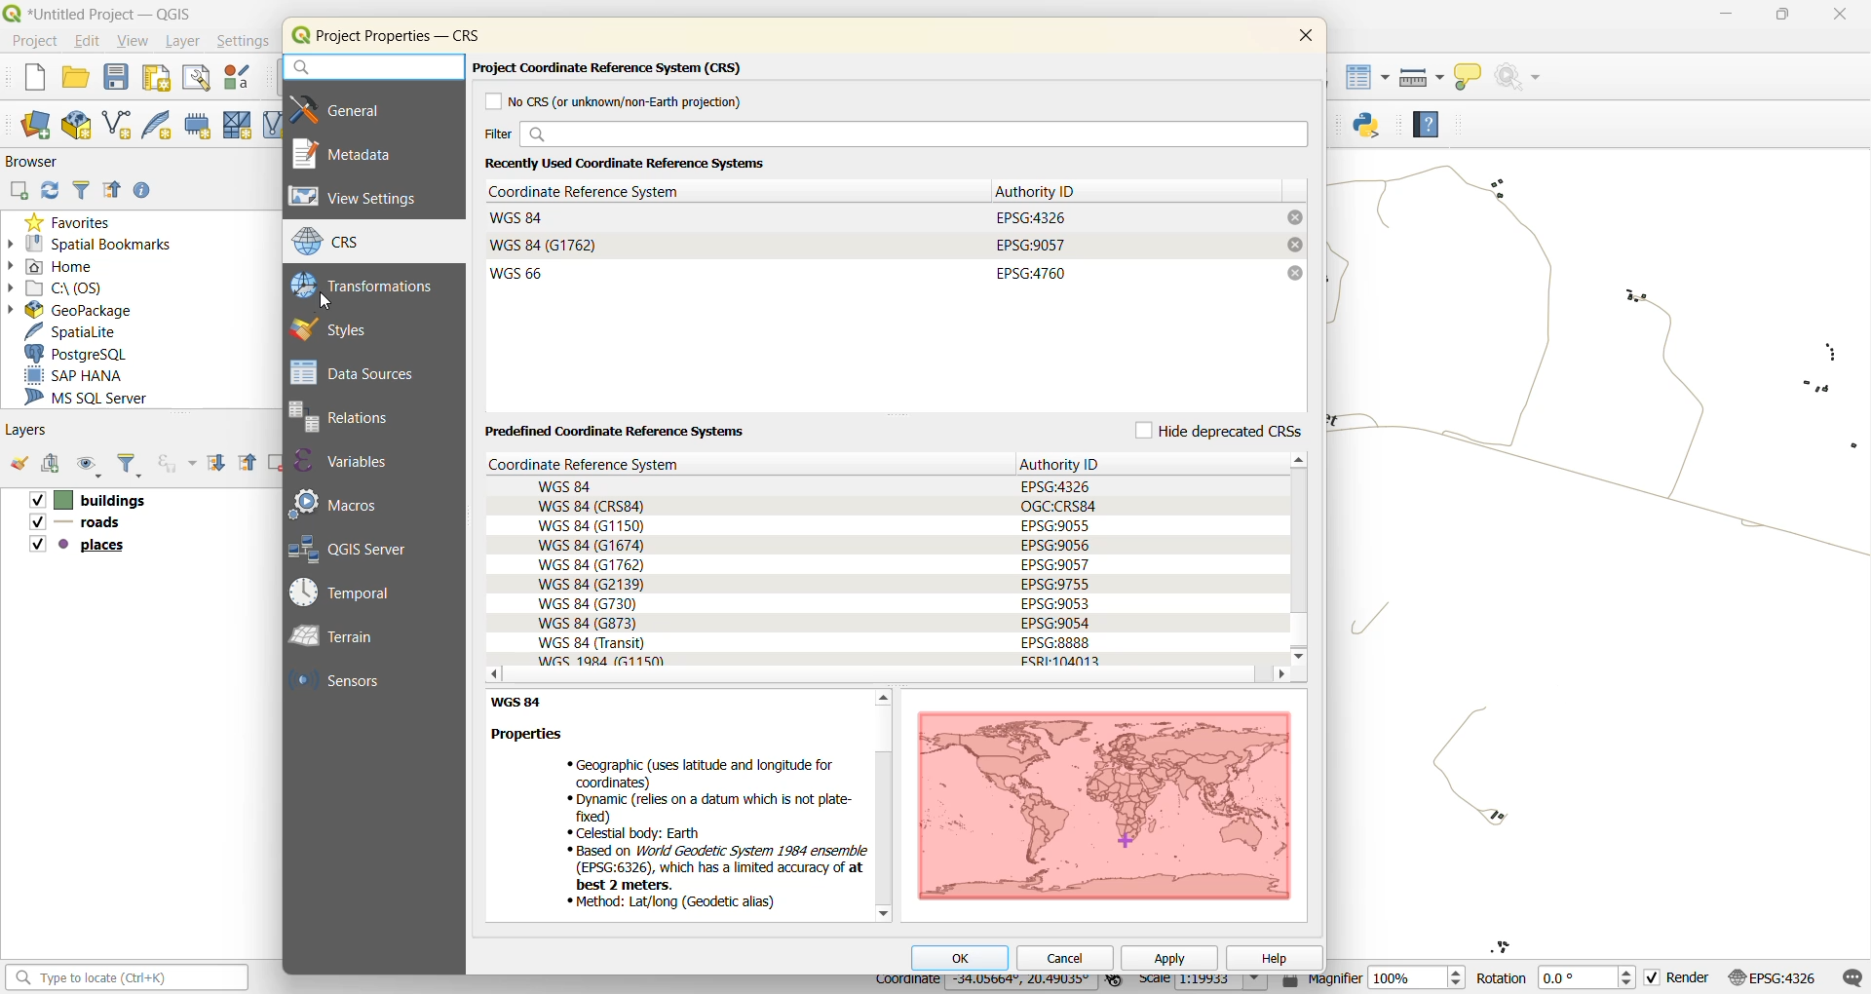 The height and width of the screenshot is (994, 1871). Describe the element at coordinates (1065, 463) in the screenshot. I see `authority ID` at that location.